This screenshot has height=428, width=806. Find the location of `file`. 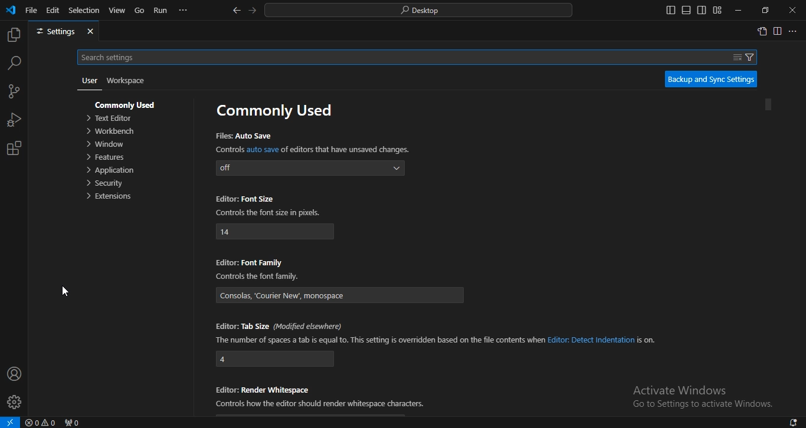

file is located at coordinates (32, 12).